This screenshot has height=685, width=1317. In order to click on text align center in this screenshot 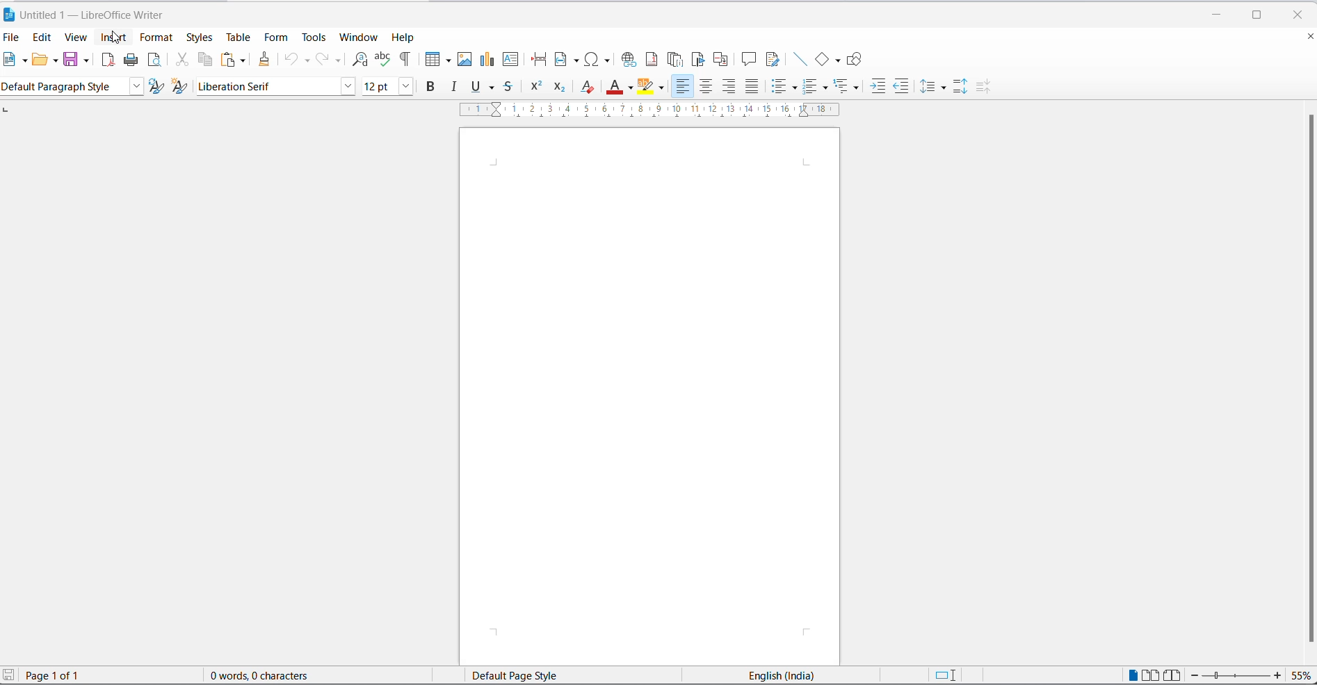, I will do `click(704, 87)`.